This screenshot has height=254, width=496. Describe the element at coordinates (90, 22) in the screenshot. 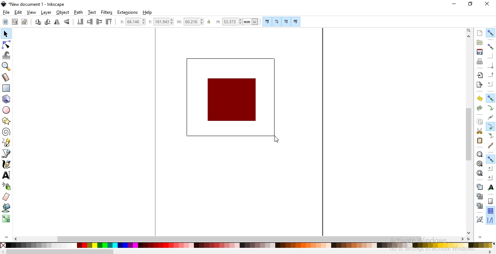

I see `lower selection one step` at that location.